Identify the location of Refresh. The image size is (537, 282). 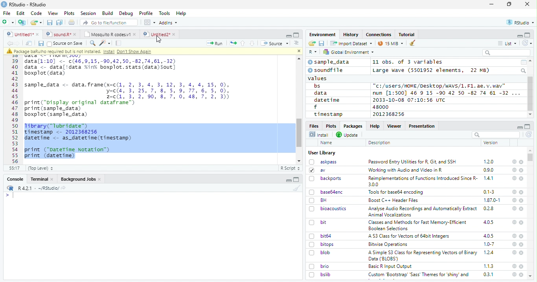
(528, 43).